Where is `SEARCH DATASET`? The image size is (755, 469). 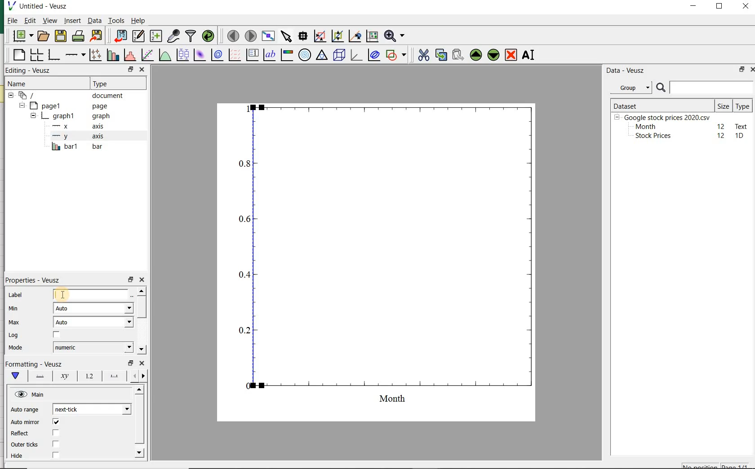 SEARCH DATASET is located at coordinates (705, 87).